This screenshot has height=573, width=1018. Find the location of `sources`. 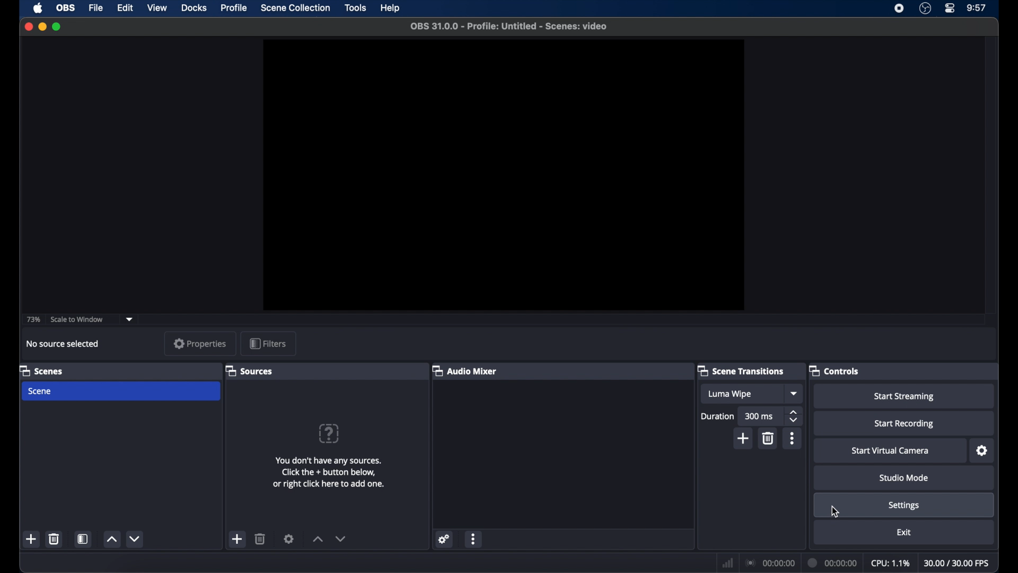

sources is located at coordinates (249, 370).